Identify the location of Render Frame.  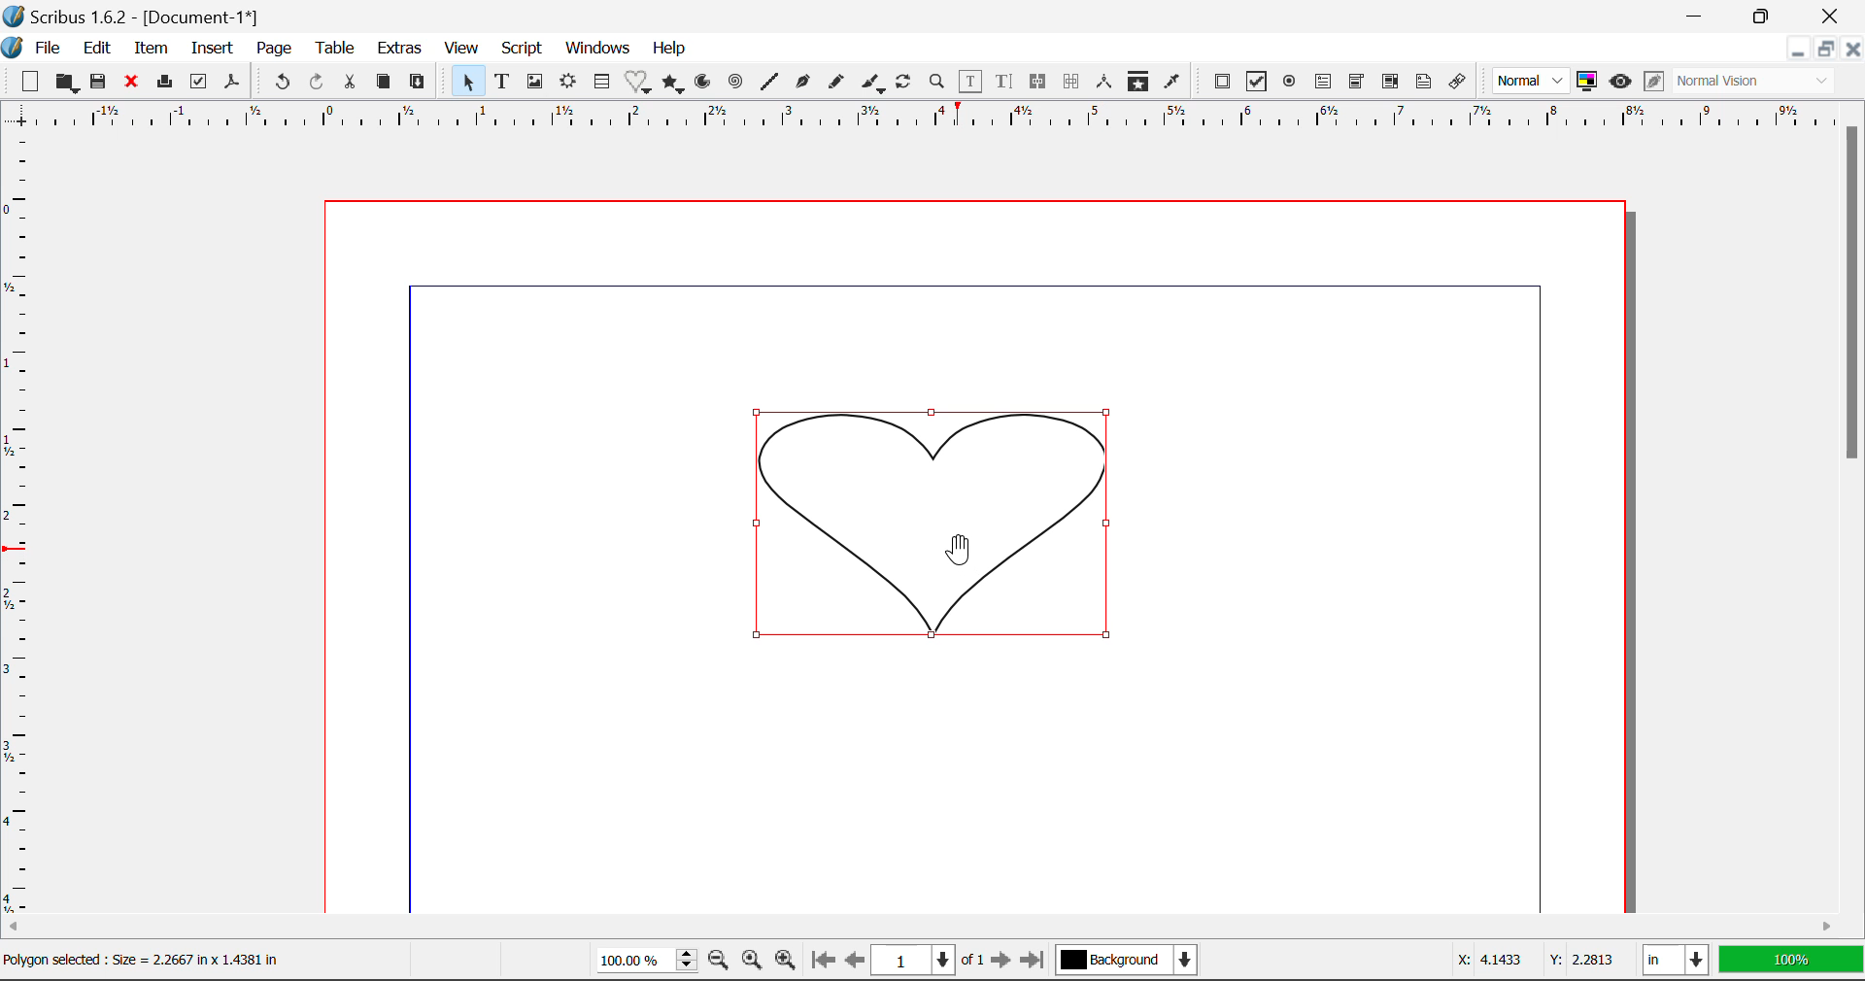
(569, 83).